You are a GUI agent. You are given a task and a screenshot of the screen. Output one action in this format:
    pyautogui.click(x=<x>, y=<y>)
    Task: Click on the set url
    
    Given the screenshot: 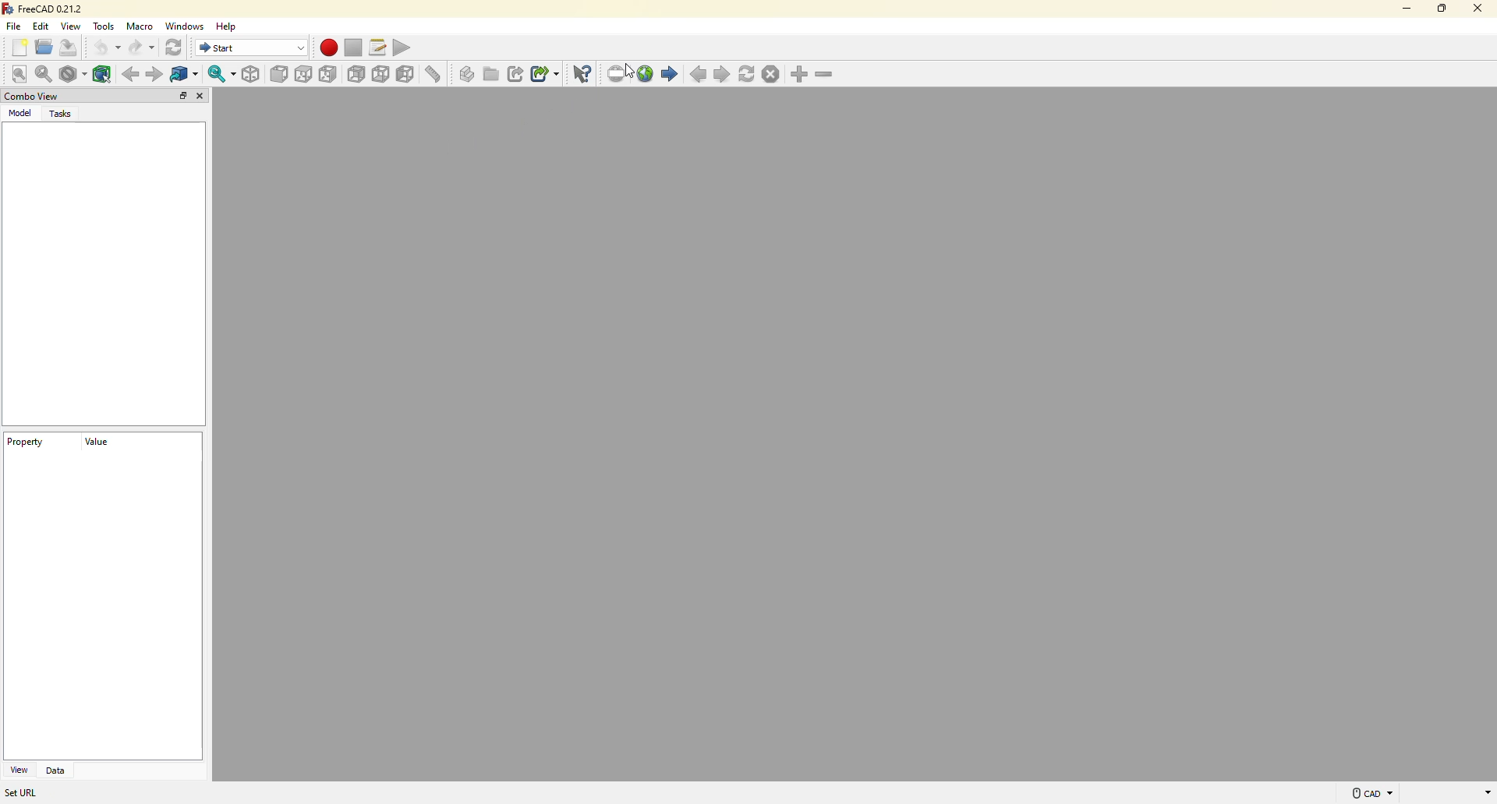 What is the action you would take?
    pyautogui.click(x=26, y=794)
    